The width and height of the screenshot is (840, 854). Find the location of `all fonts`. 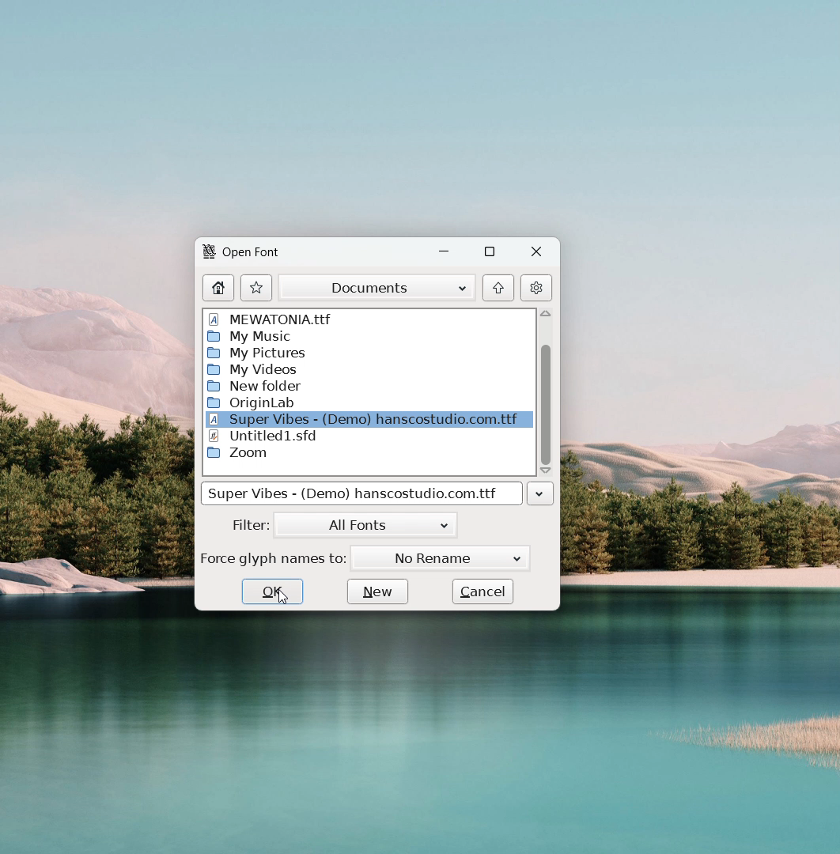

all fonts is located at coordinates (366, 524).